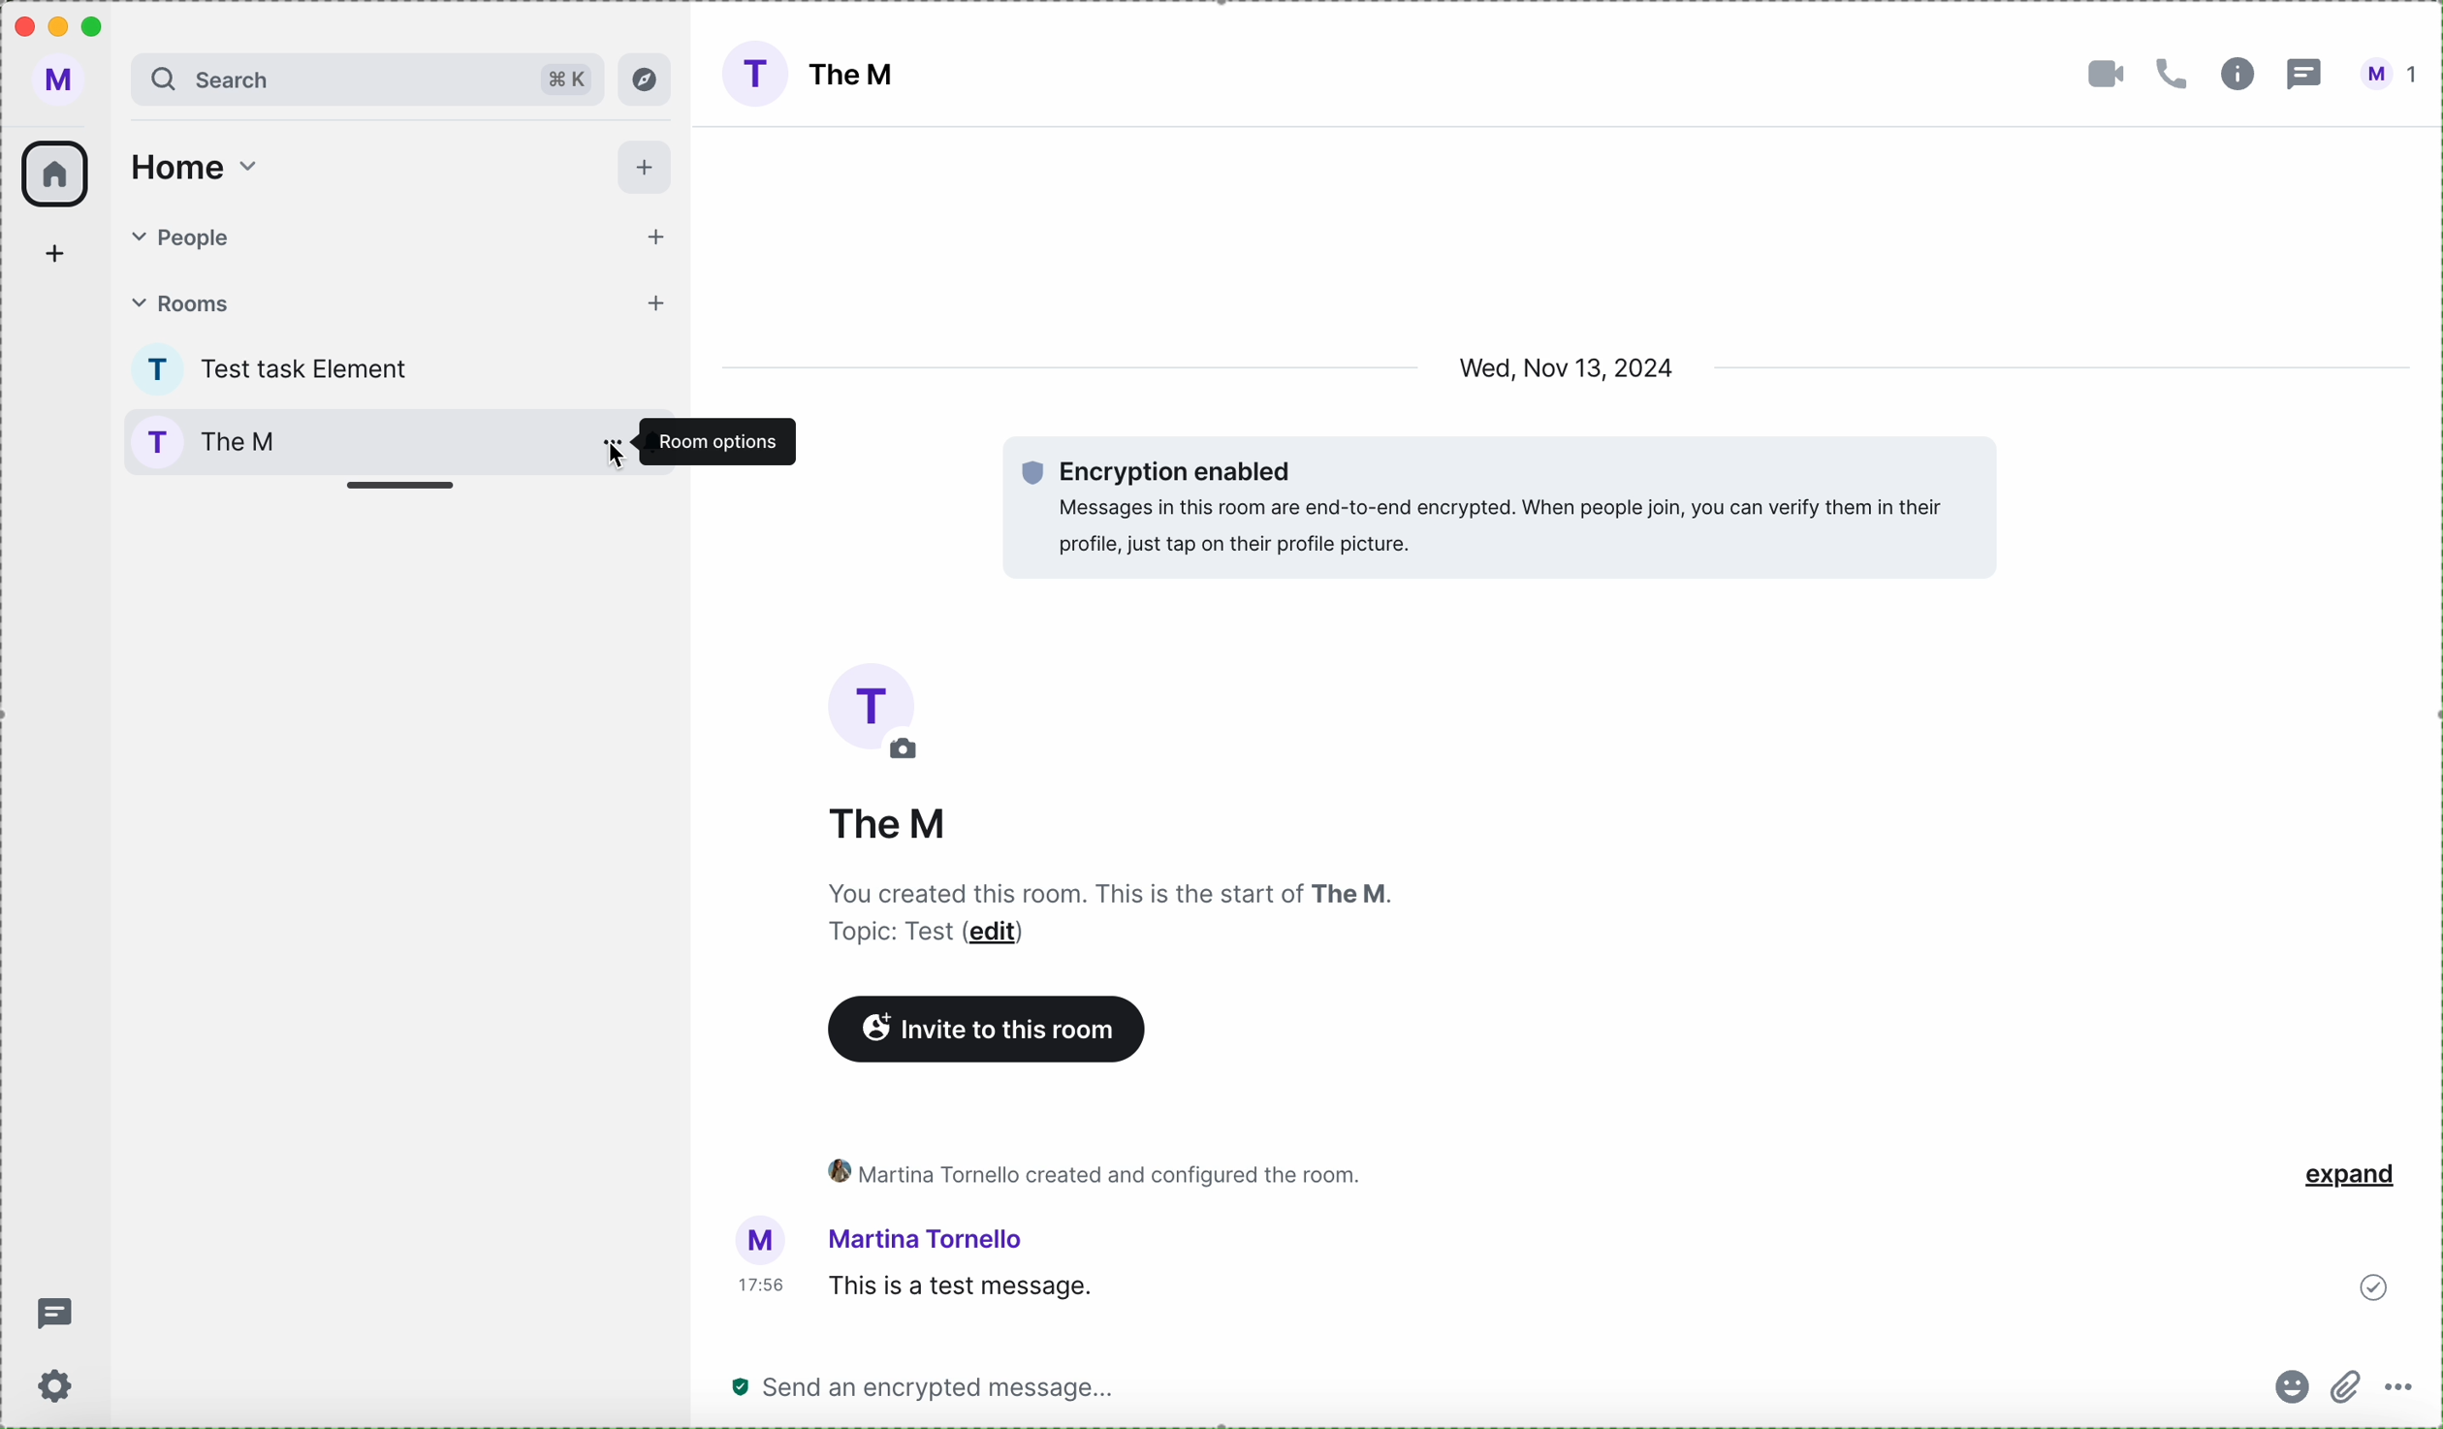 This screenshot has width=2443, height=1429. Describe the element at coordinates (937, 1238) in the screenshot. I see `user` at that location.